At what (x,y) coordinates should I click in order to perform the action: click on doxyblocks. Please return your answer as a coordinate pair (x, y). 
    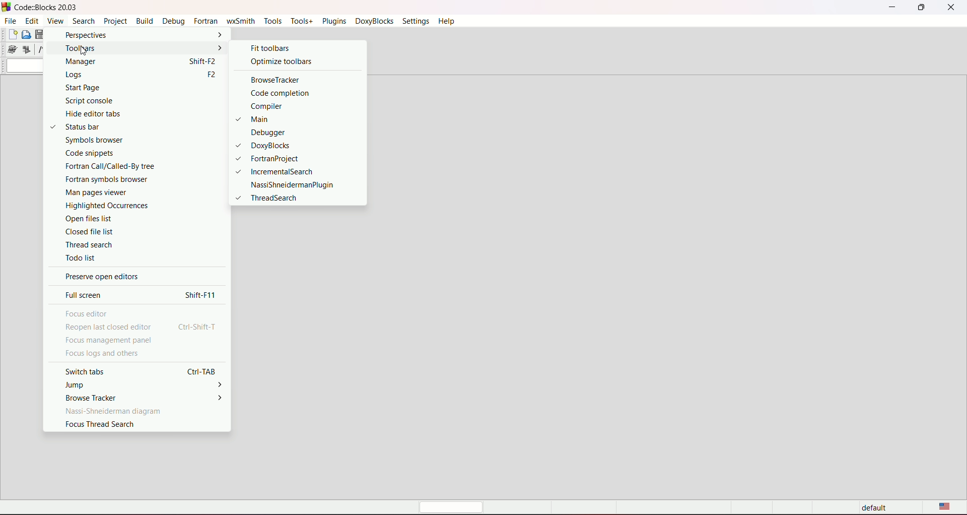
    Looking at the image, I should click on (372, 21).